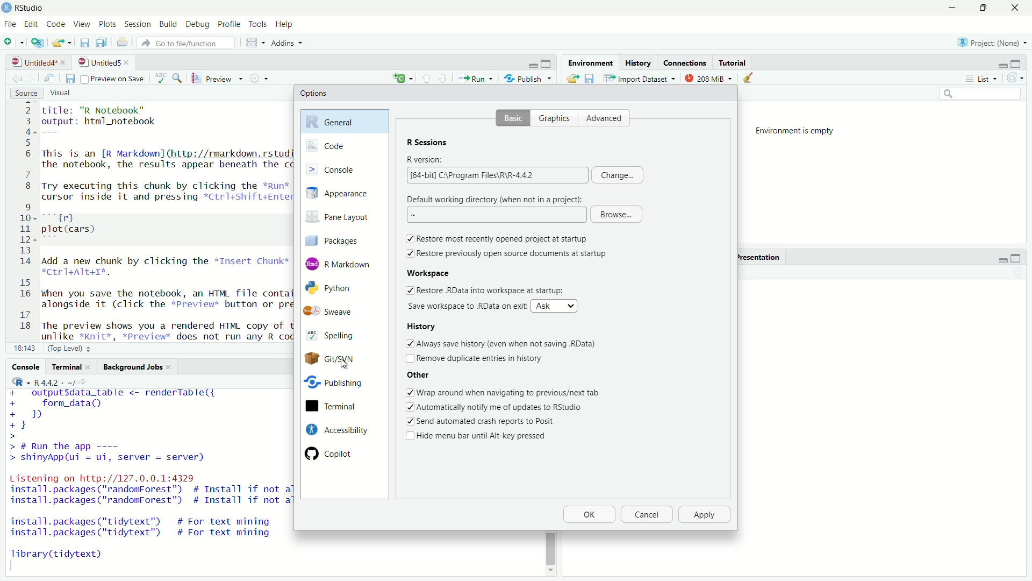 This screenshot has height=581, width=1032. I want to click on view current working directory, so click(85, 381).